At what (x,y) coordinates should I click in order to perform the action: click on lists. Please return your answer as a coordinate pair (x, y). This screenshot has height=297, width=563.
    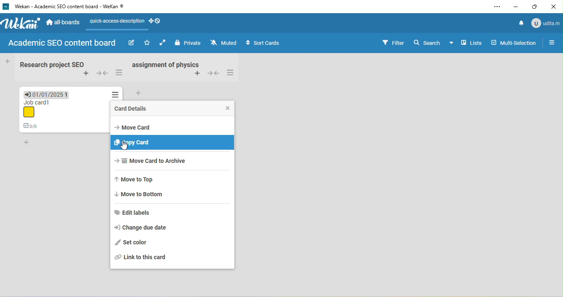
    Looking at the image, I should click on (472, 43).